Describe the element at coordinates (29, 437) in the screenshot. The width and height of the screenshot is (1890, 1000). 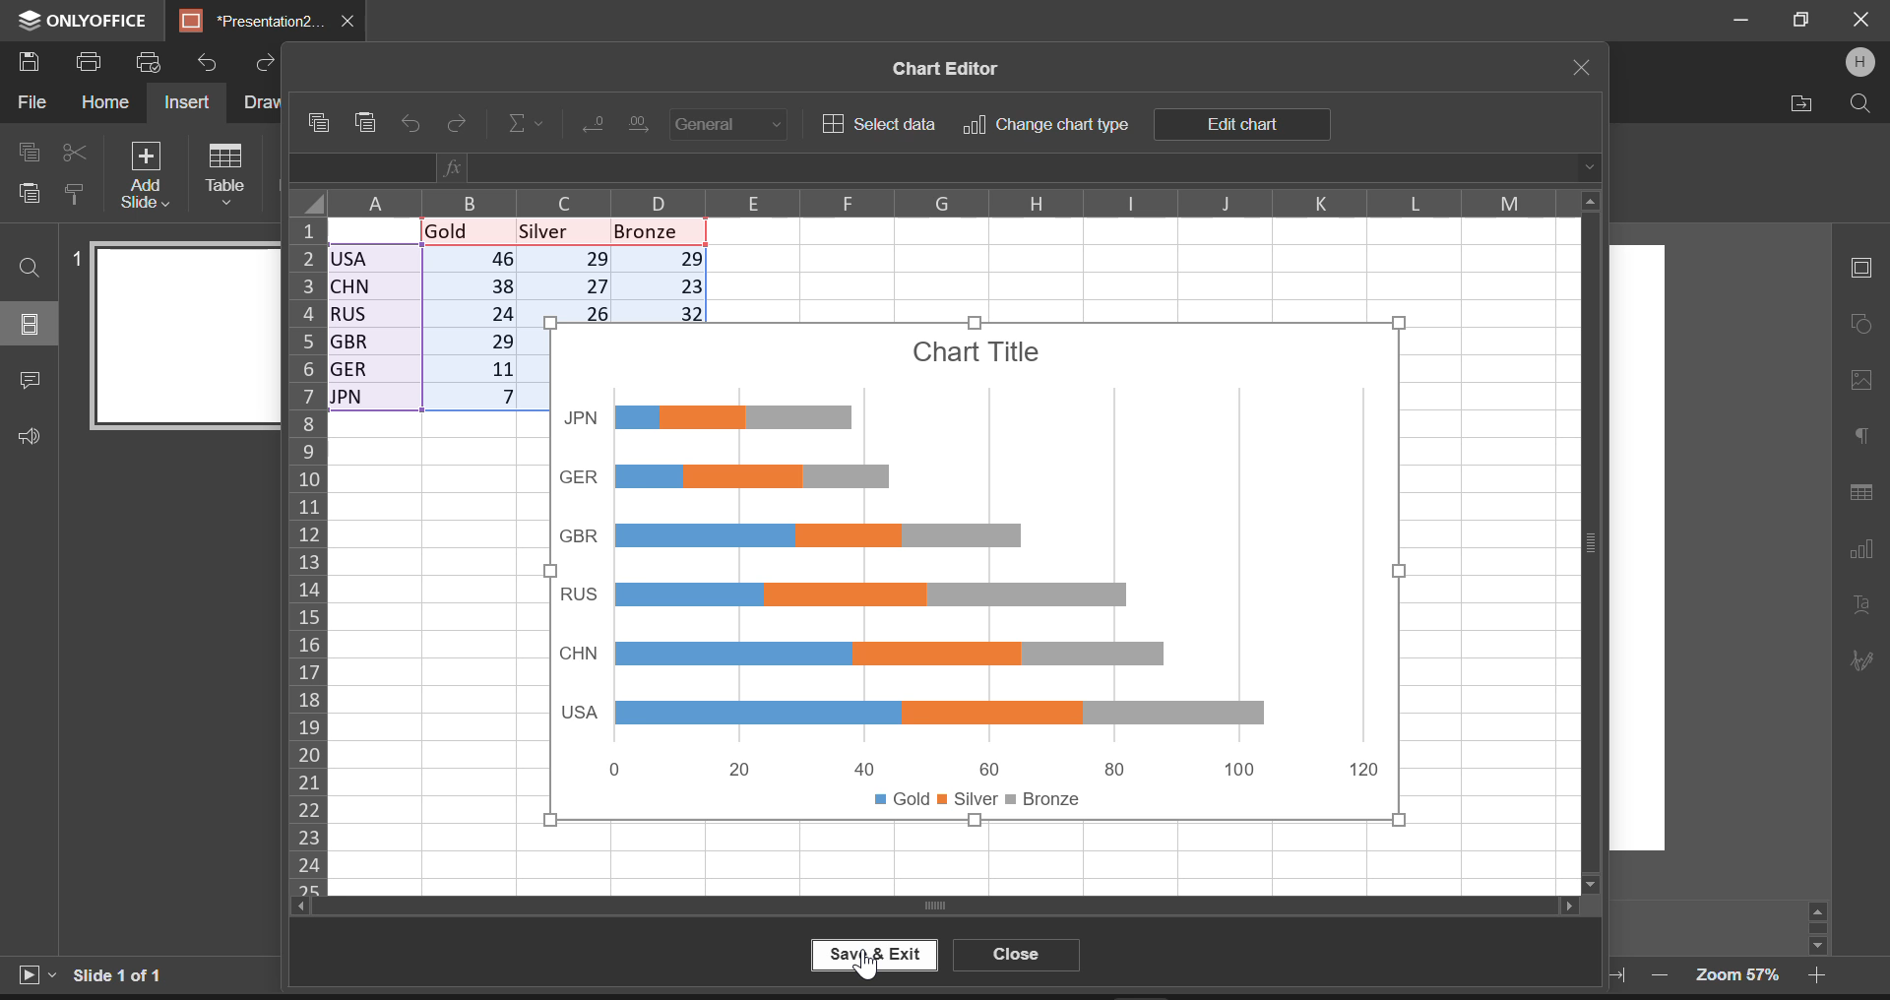
I see `Feedback & Support` at that location.